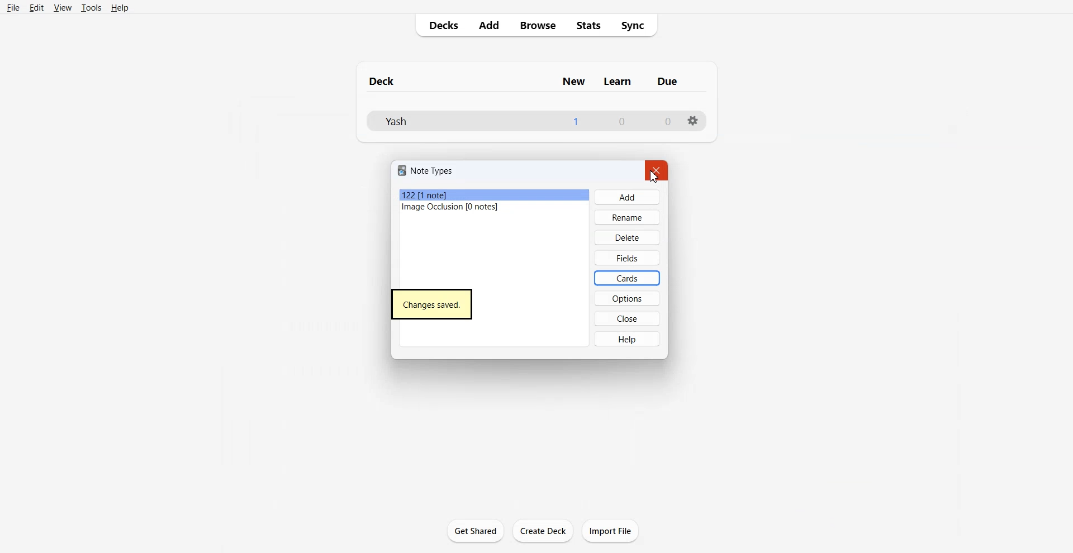 This screenshot has width=1073, height=553. Describe the element at coordinates (626, 298) in the screenshot. I see `Options` at that location.